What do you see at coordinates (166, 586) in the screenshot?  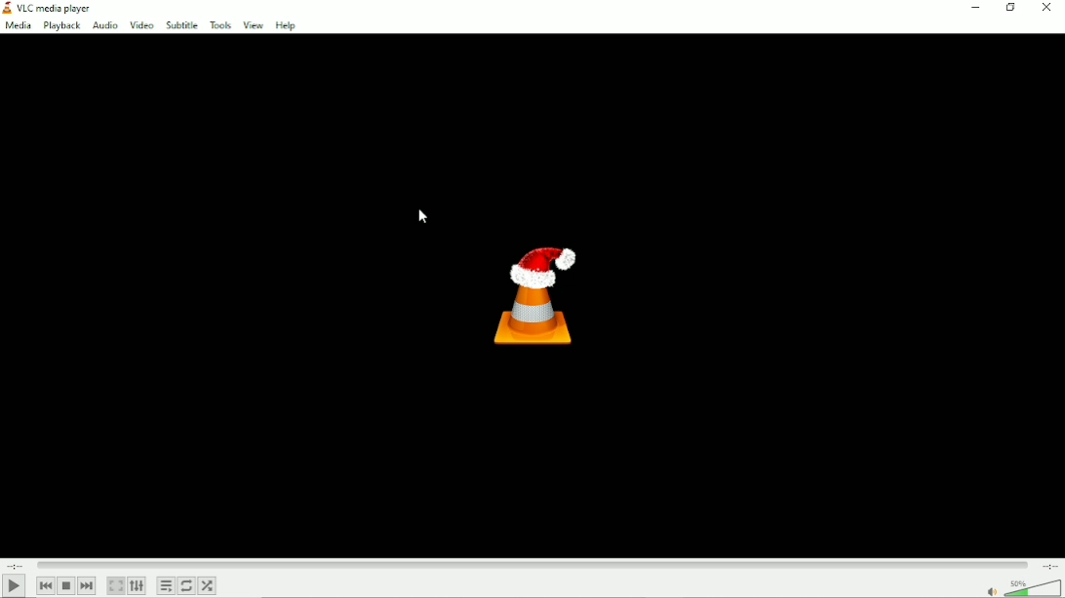 I see `Toggle playlist` at bounding box center [166, 586].